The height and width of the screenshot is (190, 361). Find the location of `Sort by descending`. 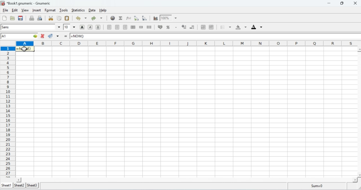

Sort by descending is located at coordinates (145, 18).